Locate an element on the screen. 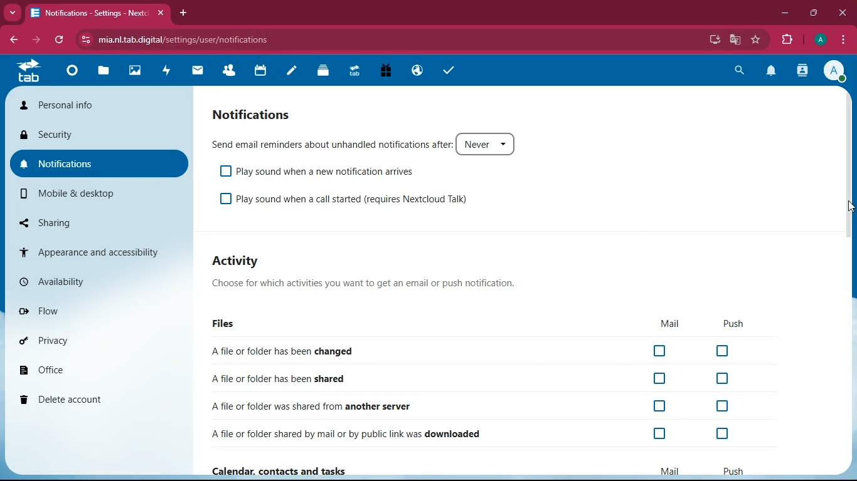 This screenshot has height=481, width=857. Notifications - Nextcloud is located at coordinates (87, 13).